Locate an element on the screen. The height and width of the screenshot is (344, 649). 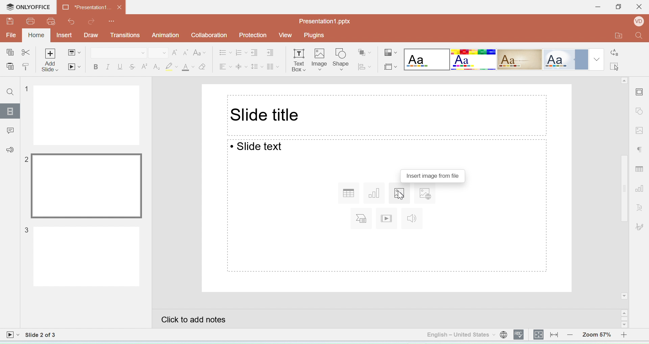
Comments is located at coordinates (9, 129).